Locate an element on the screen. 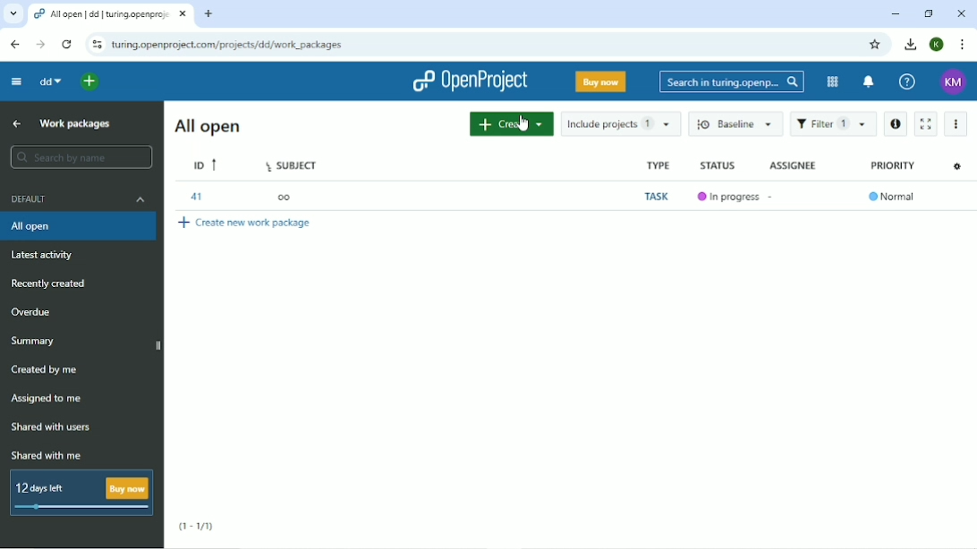 The height and width of the screenshot is (549, 977). Site is located at coordinates (227, 45).